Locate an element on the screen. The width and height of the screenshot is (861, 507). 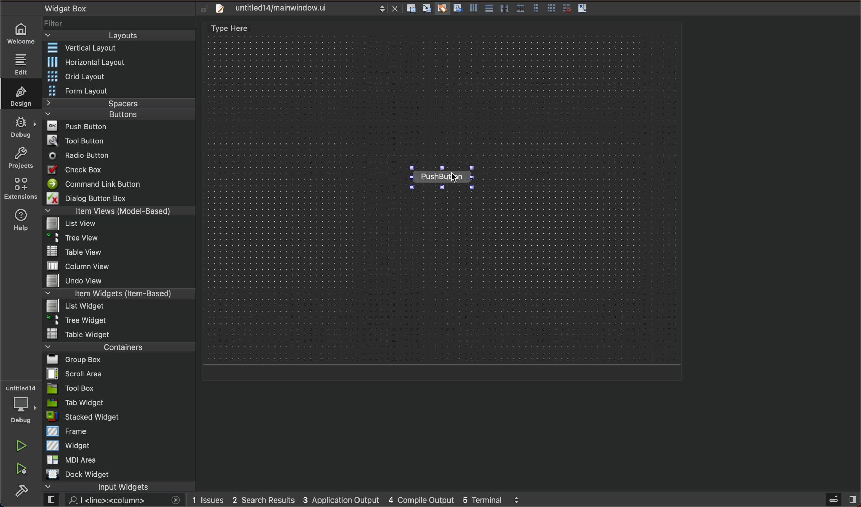
command lin ebutton is located at coordinates (121, 185).